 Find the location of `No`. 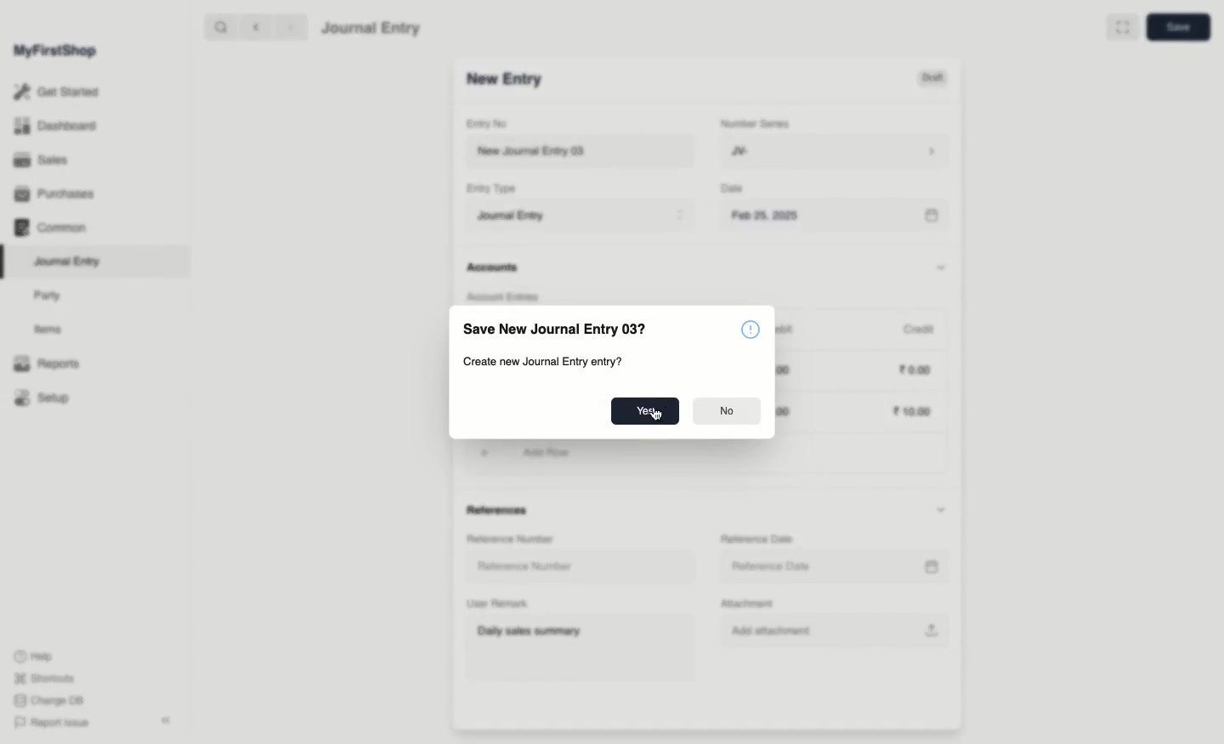

No is located at coordinates (728, 410).